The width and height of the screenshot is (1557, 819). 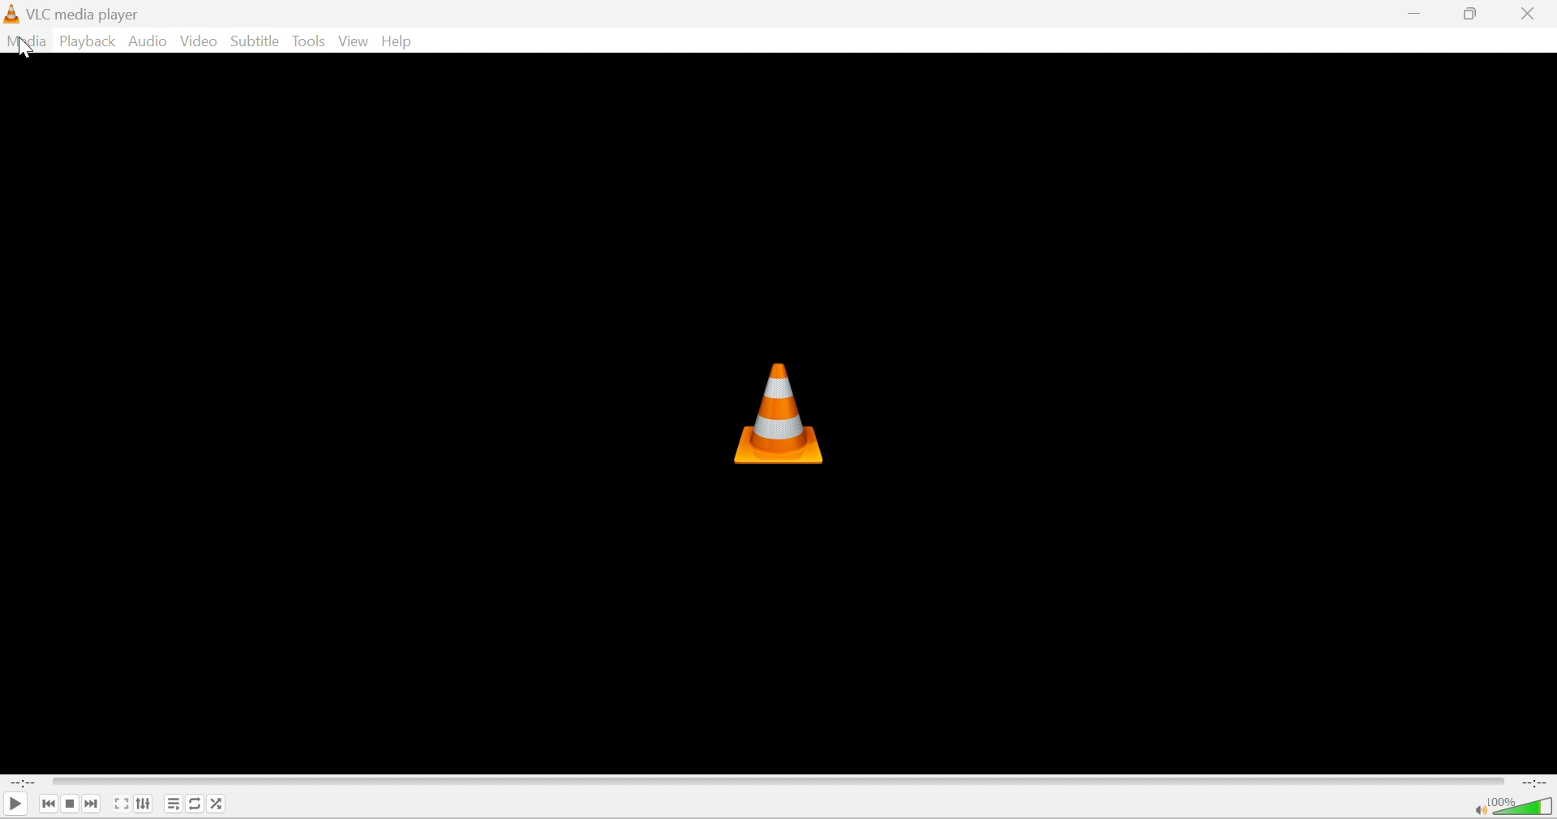 I want to click on Toggle playlist, so click(x=173, y=804).